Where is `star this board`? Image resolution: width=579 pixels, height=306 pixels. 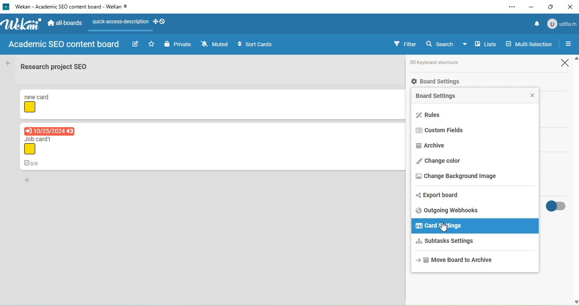
star this board is located at coordinates (152, 44).